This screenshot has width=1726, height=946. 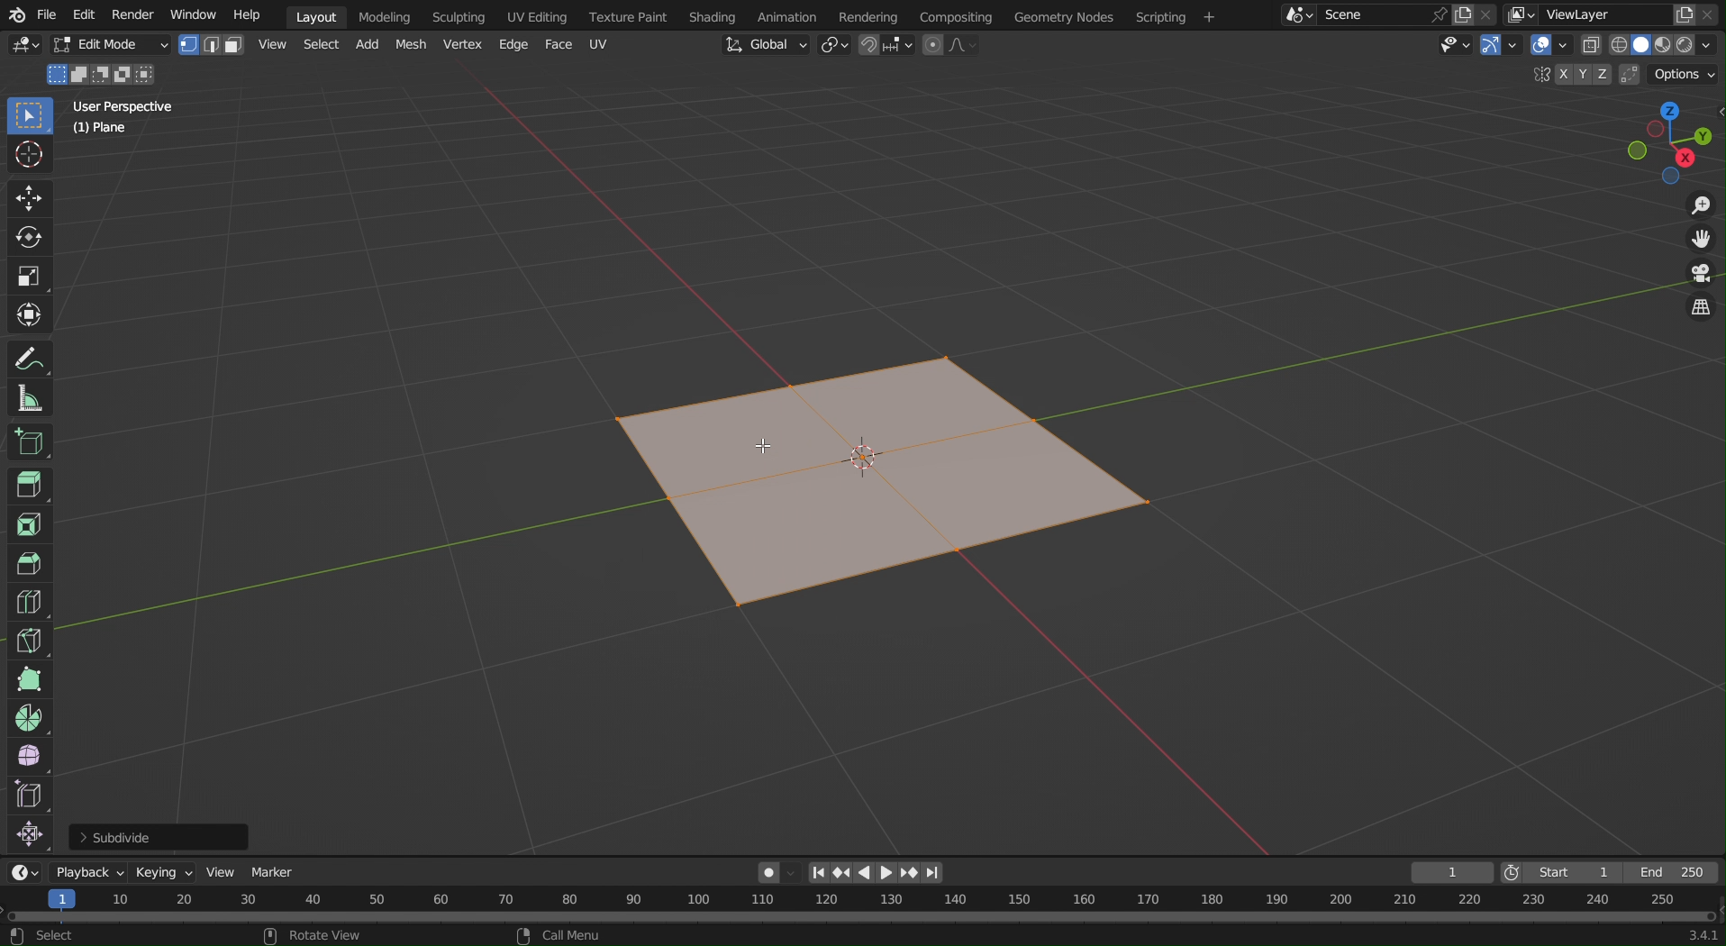 What do you see at coordinates (884, 486) in the screenshot?
I see `Plane (zero subdivisions)` at bounding box center [884, 486].